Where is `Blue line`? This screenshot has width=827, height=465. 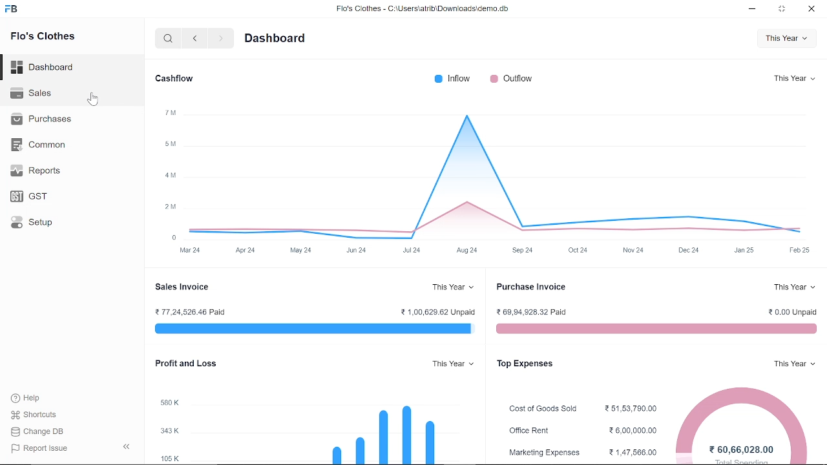
Blue line is located at coordinates (312, 329).